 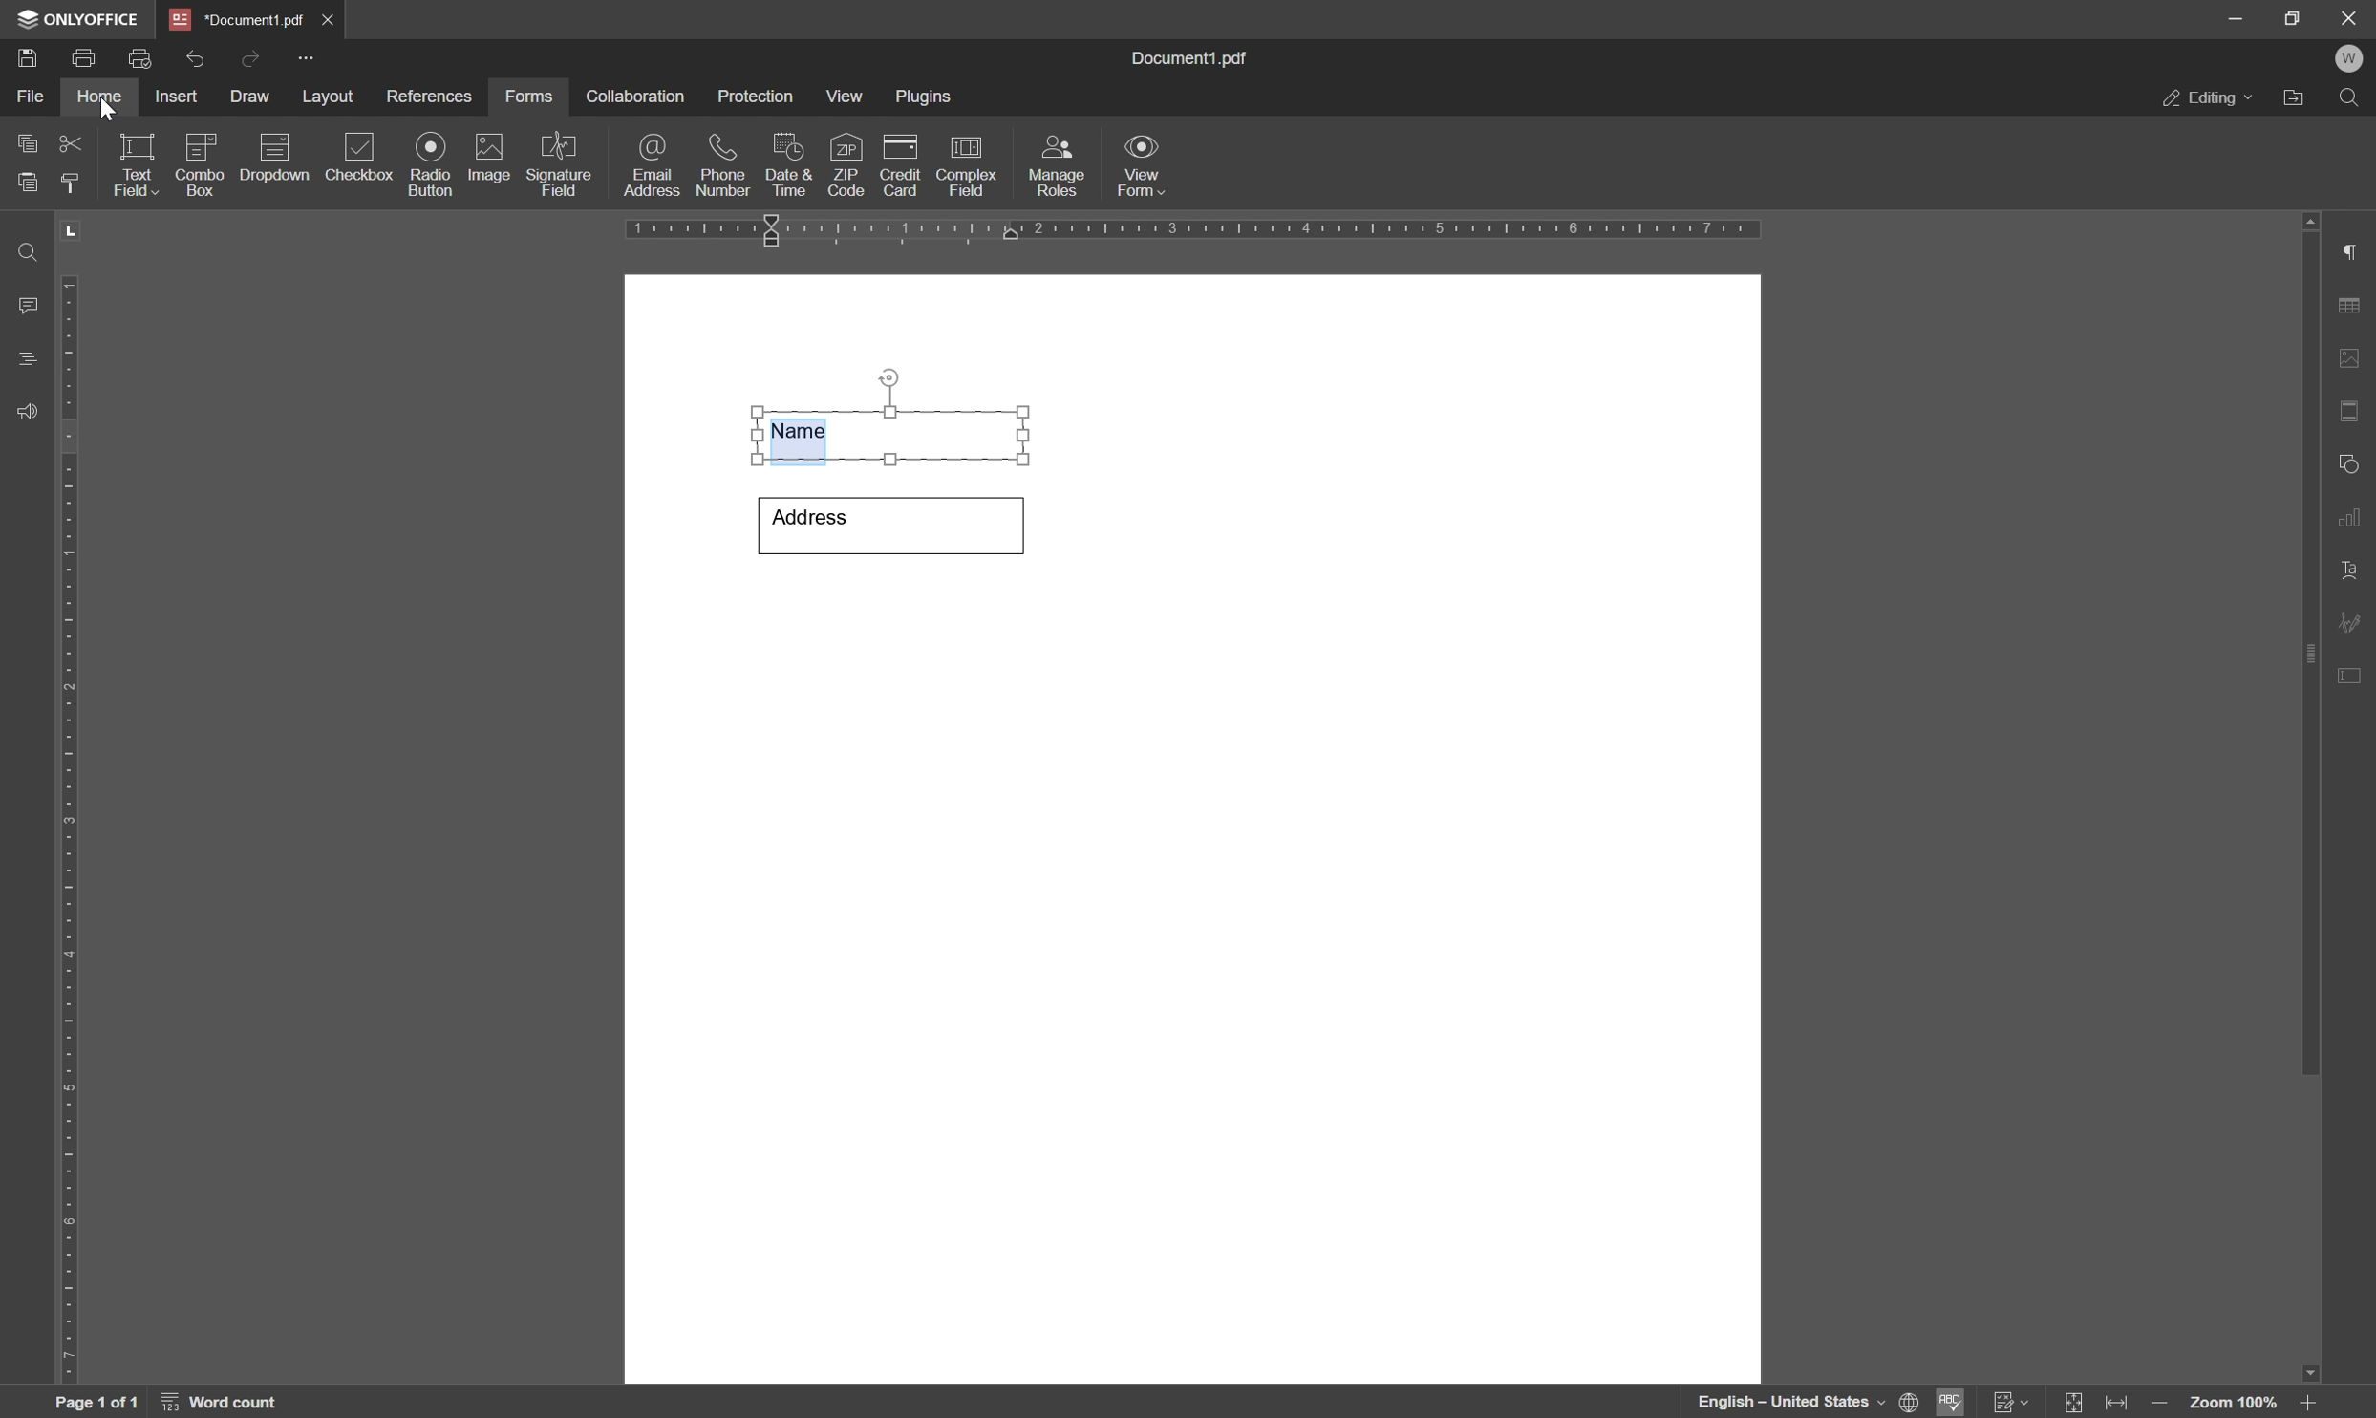 What do you see at coordinates (2072, 1403) in the screenshot?
I see `fit to slide` at bounding box center [2072, 1403].